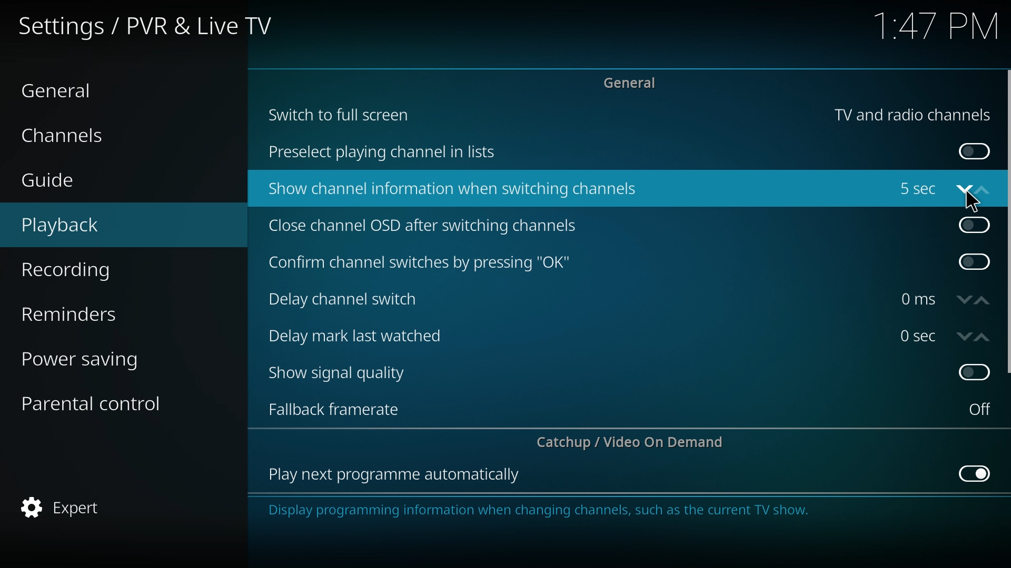  Describe the element at coordinates (983, 338) in the screenshot. I see `increase time` at that location.